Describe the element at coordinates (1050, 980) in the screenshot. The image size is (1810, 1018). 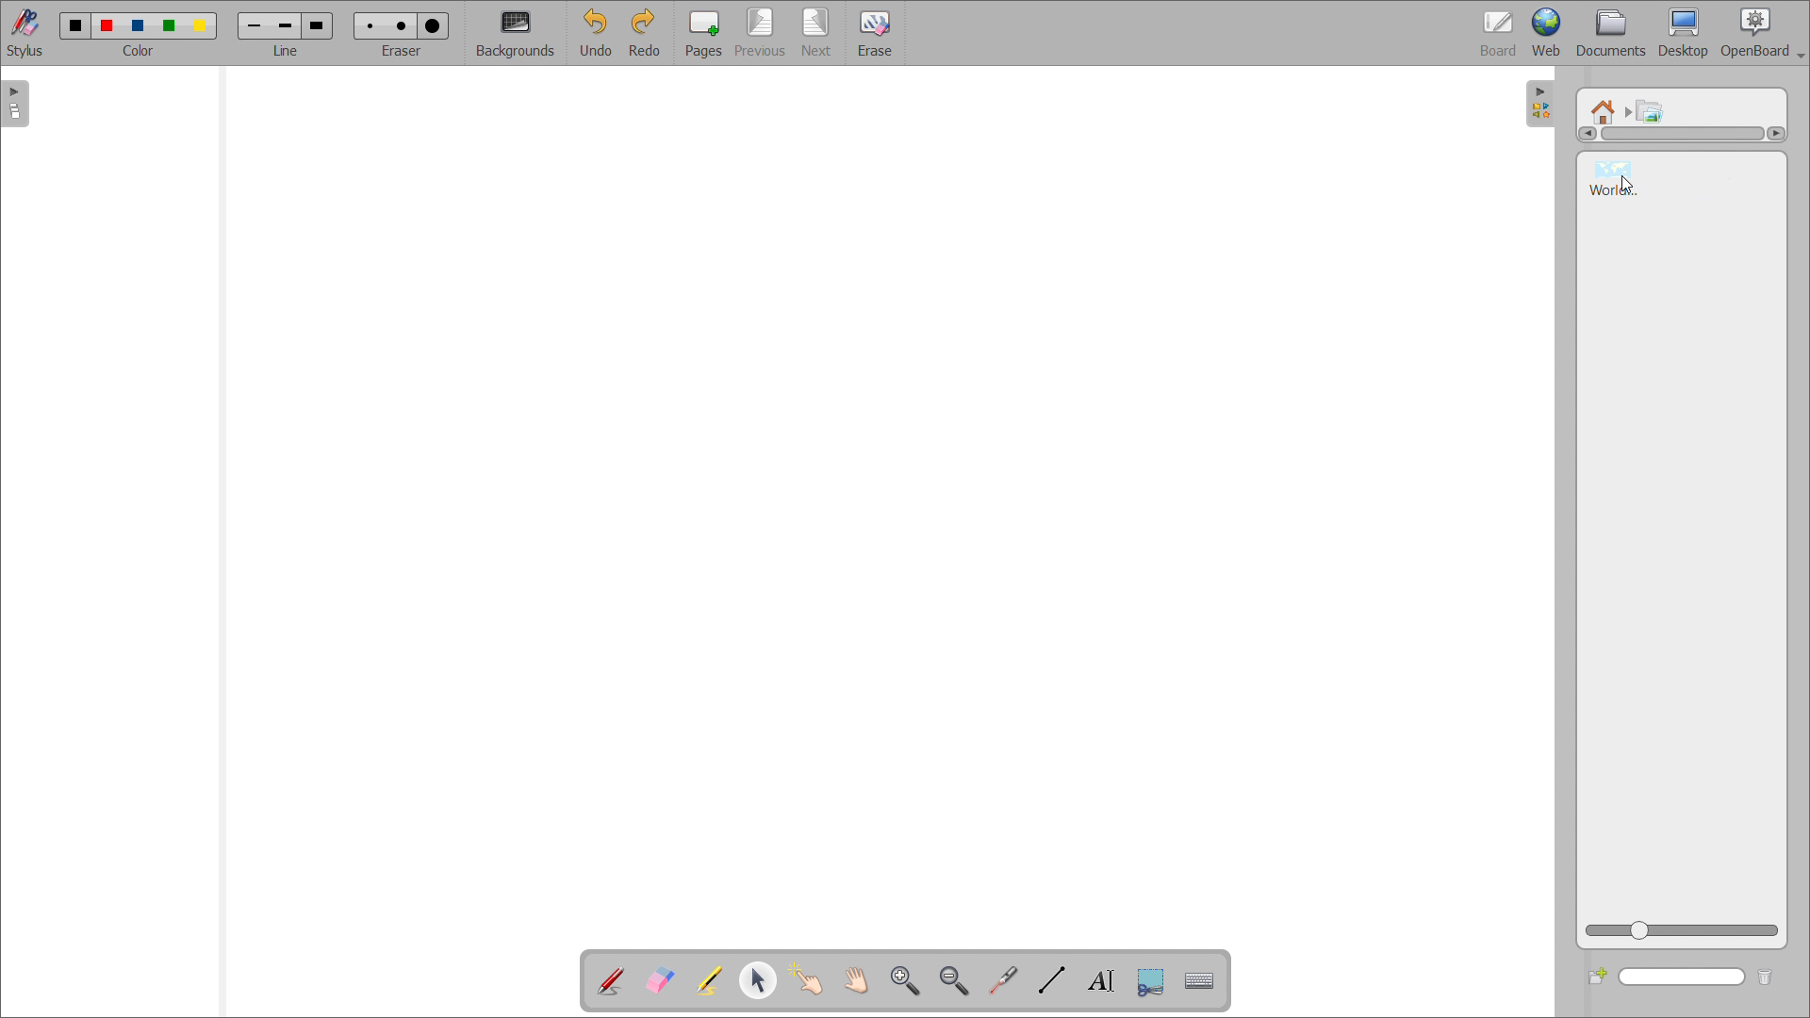
I see `draw lines` at that location.